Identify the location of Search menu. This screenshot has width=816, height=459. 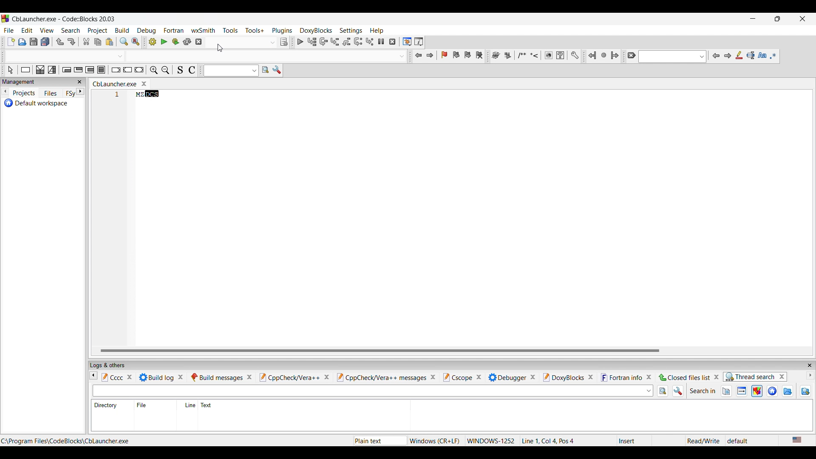
(71, 30).